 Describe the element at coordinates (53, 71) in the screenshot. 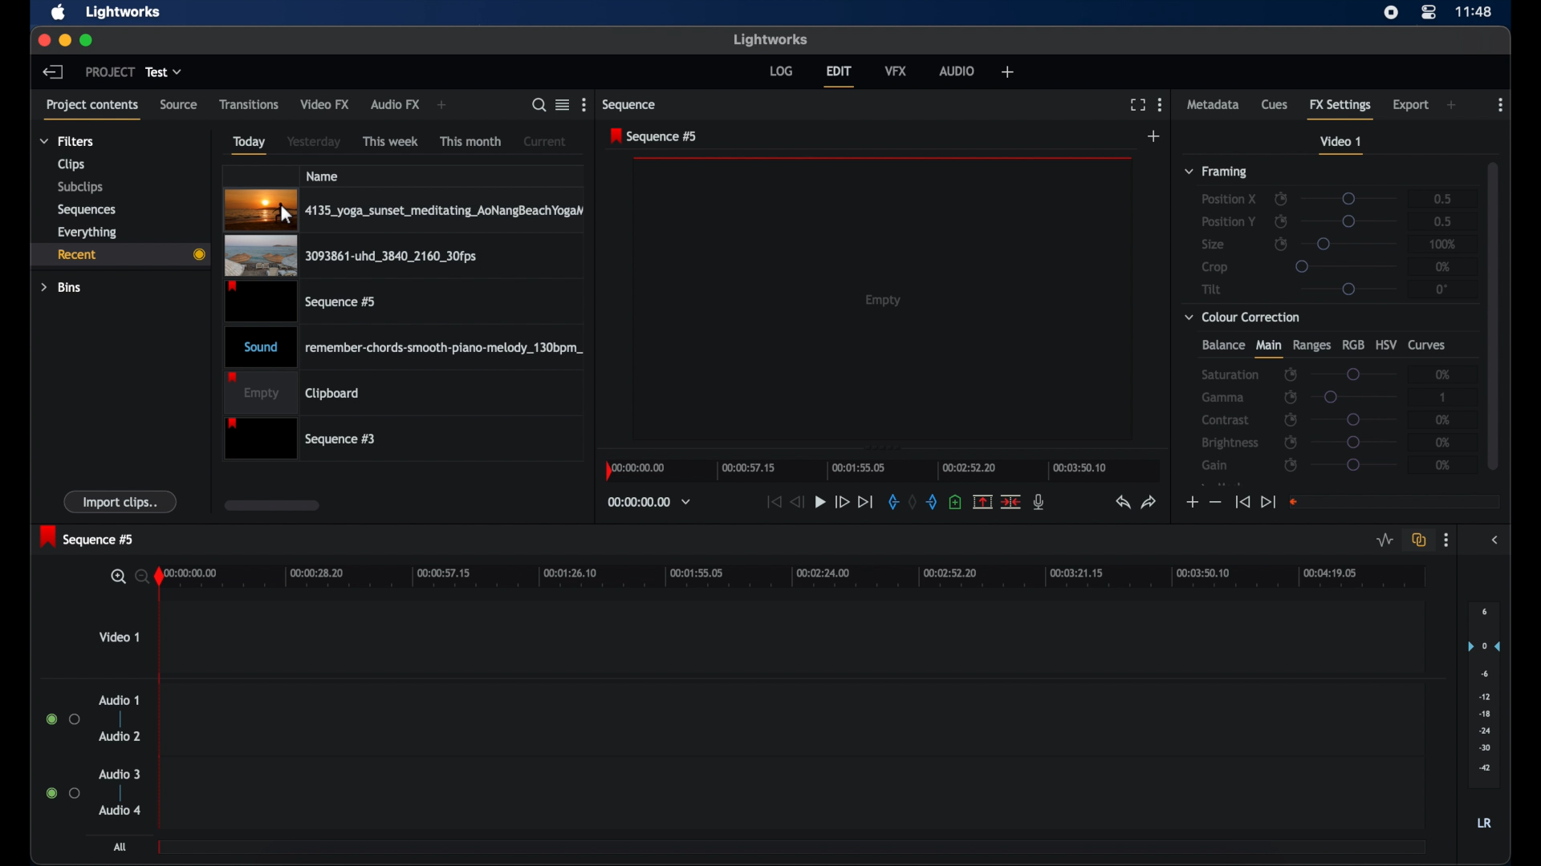

I see `back` at that location.